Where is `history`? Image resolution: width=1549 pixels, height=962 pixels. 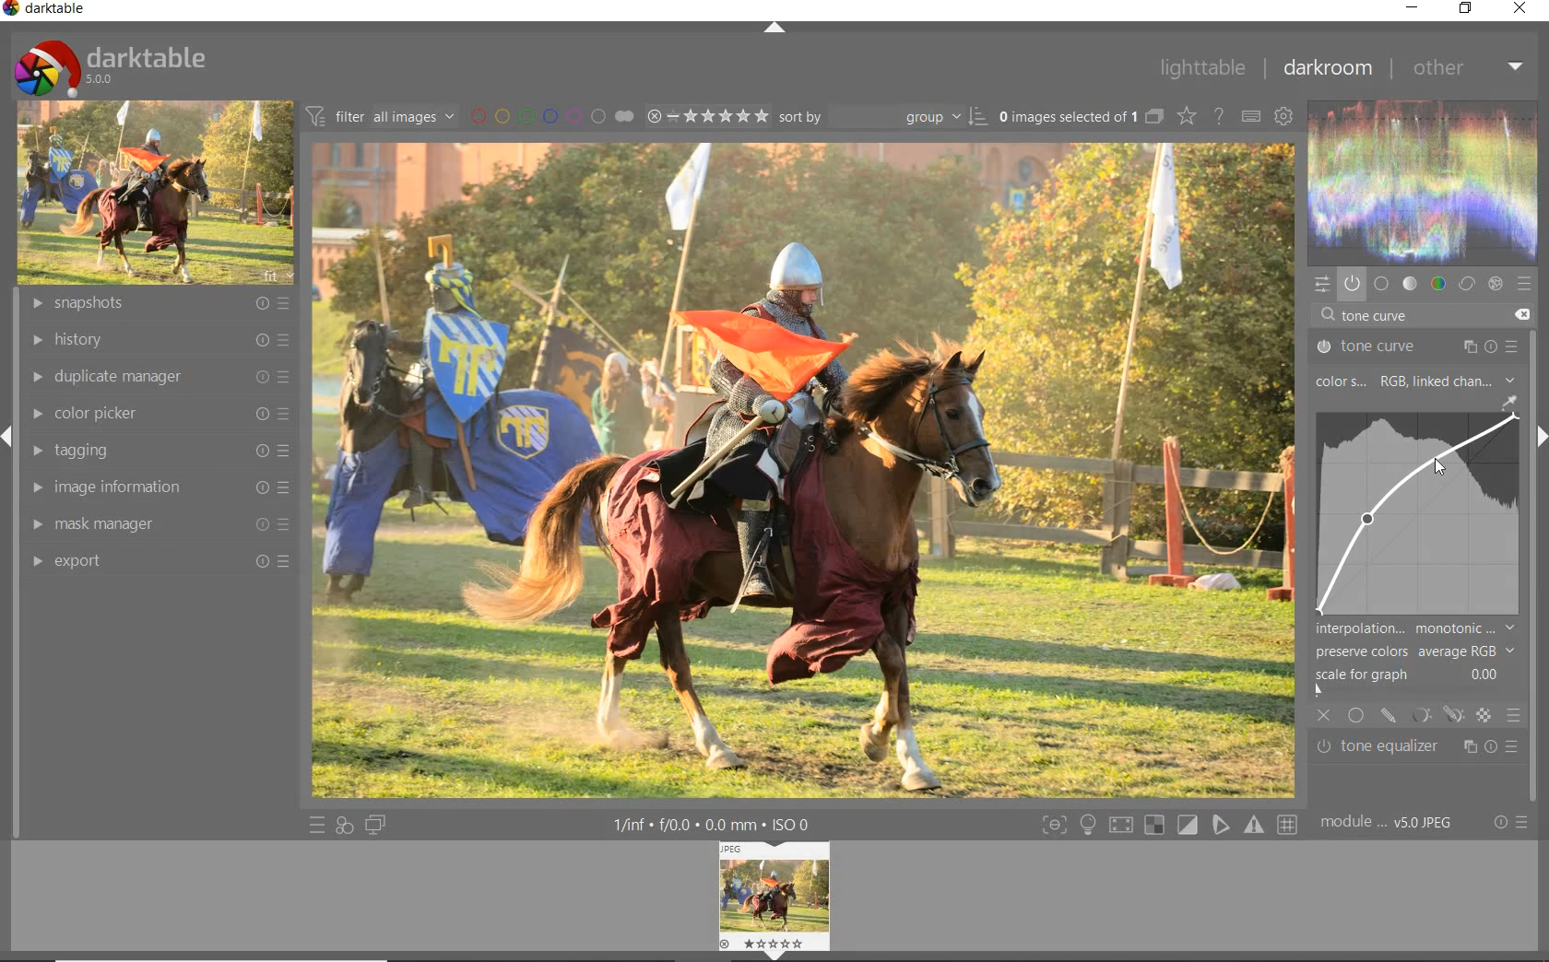 history is located at coordinates (158, 341).